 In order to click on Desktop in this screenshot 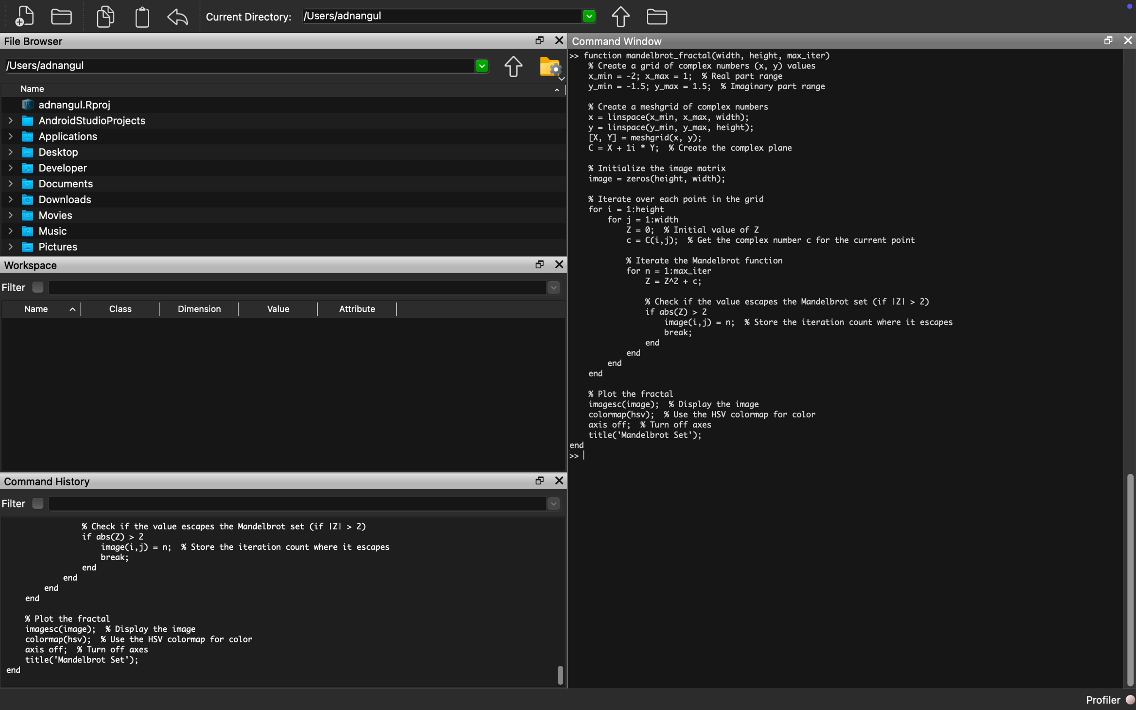, I will do `click(41, 153)`.